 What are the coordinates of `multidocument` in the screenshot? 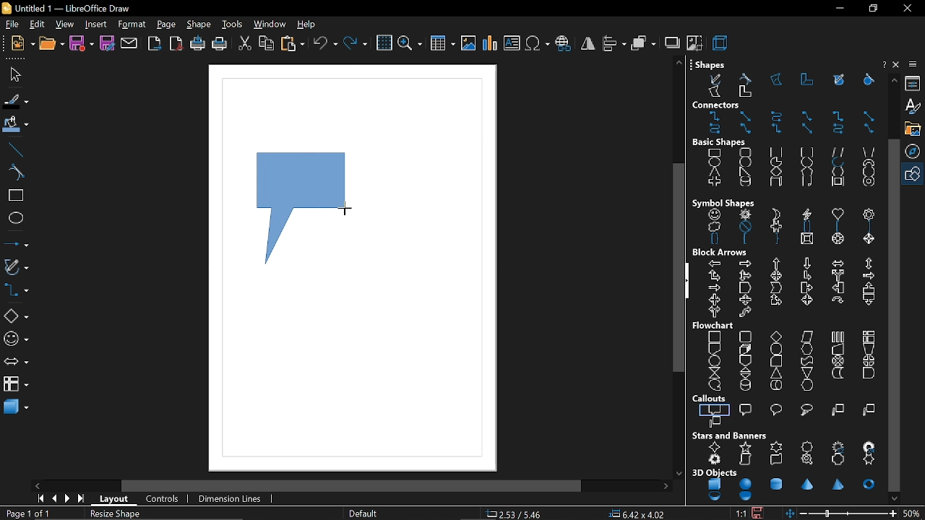 It's located at (744, 348).